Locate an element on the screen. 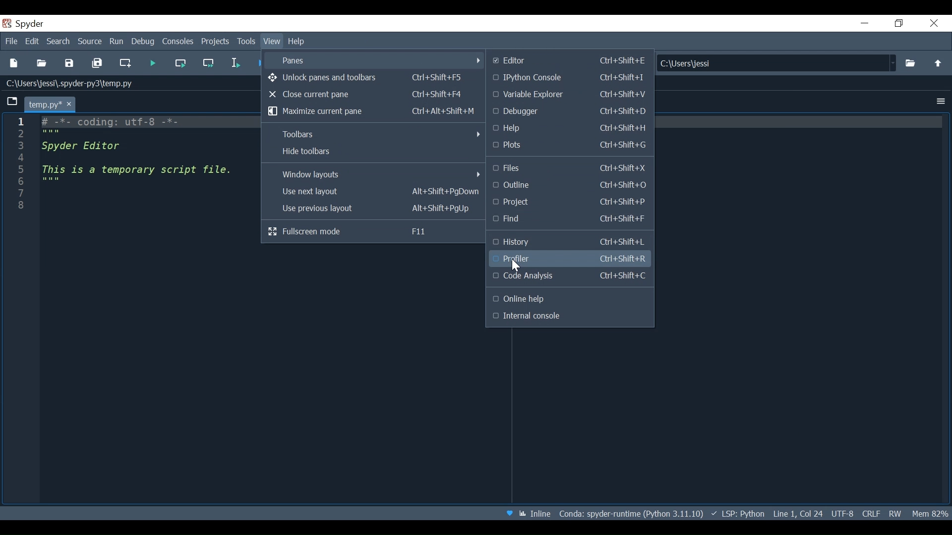 The height and width of the screenshot is (535, 952). Use next layout is located at coordinates (373, 192).